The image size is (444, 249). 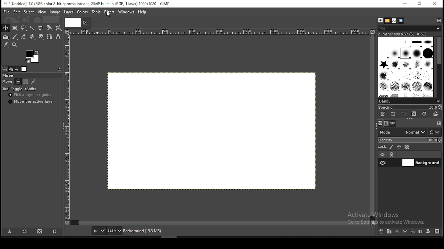 What do you see at coordinates (51, 36) in the screenshot?
I see `paths tool` at bounding box center [51, 36].